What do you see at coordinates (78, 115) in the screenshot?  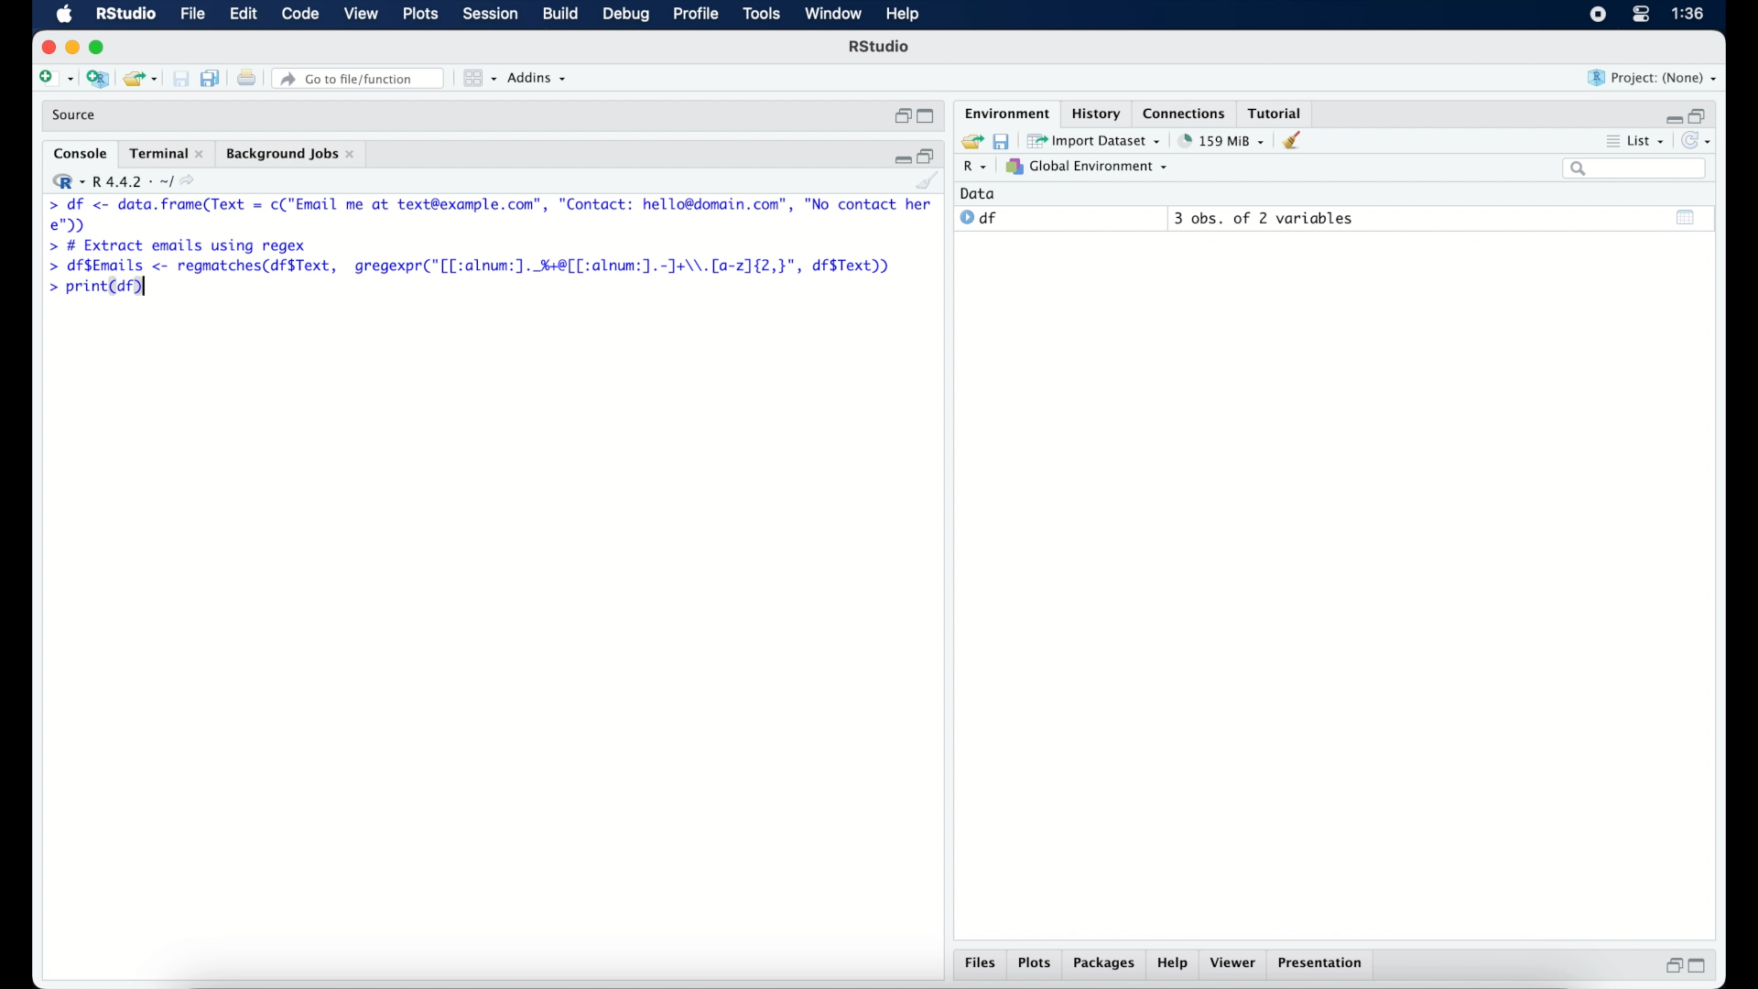 I see `source` at bounding box center [78, 115].